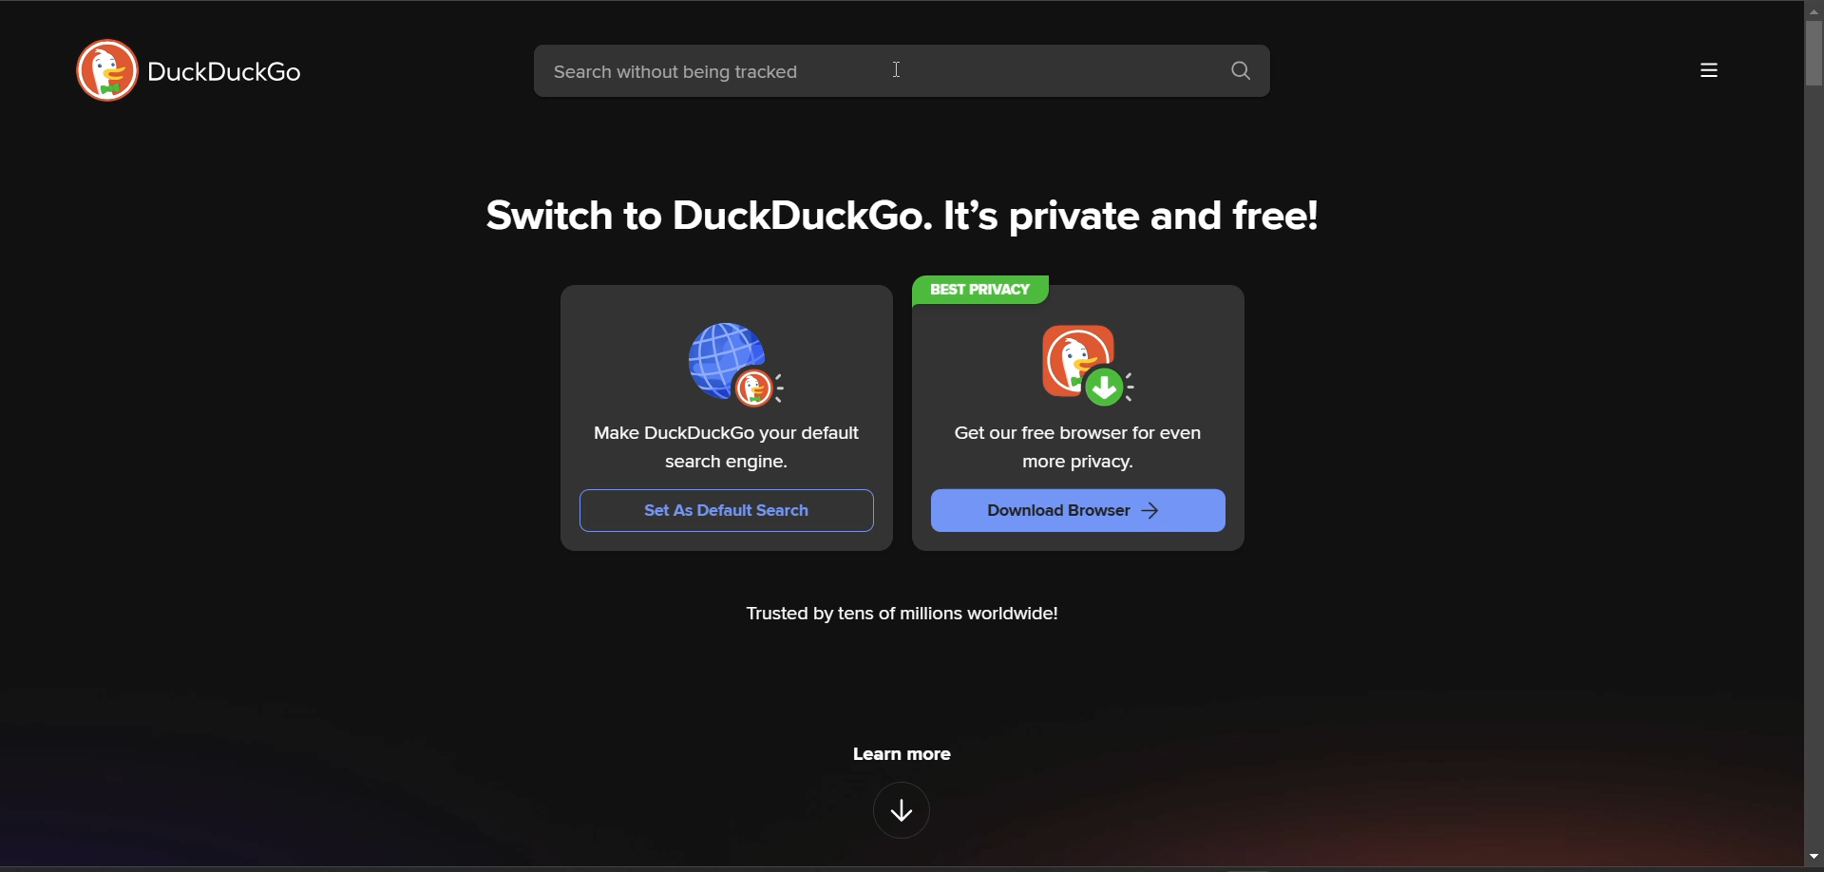 This screenshot has height=872, width=1824. What do you see at coordinates (906, 217) in the screenshot?
I see `Switch to DuckDuckGo. It’s private and free!` at bounding box center [906, 217].